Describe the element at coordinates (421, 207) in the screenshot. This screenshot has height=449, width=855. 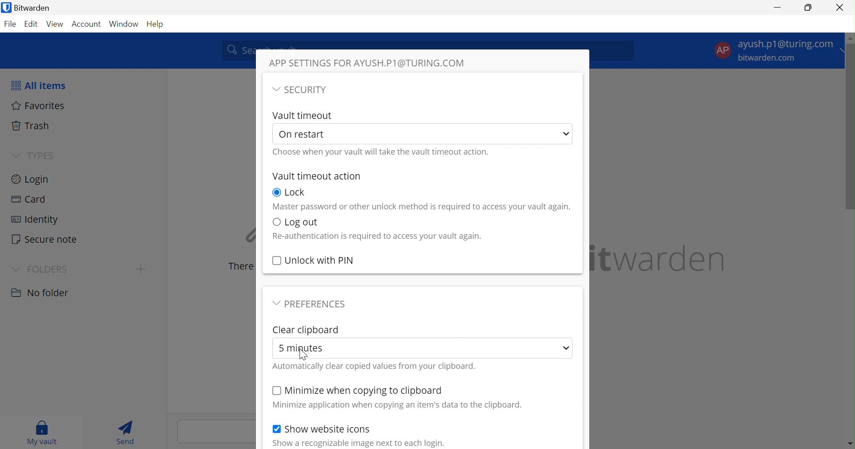
I see `Master password or other unlock method is required to access your vault again.` at that location.